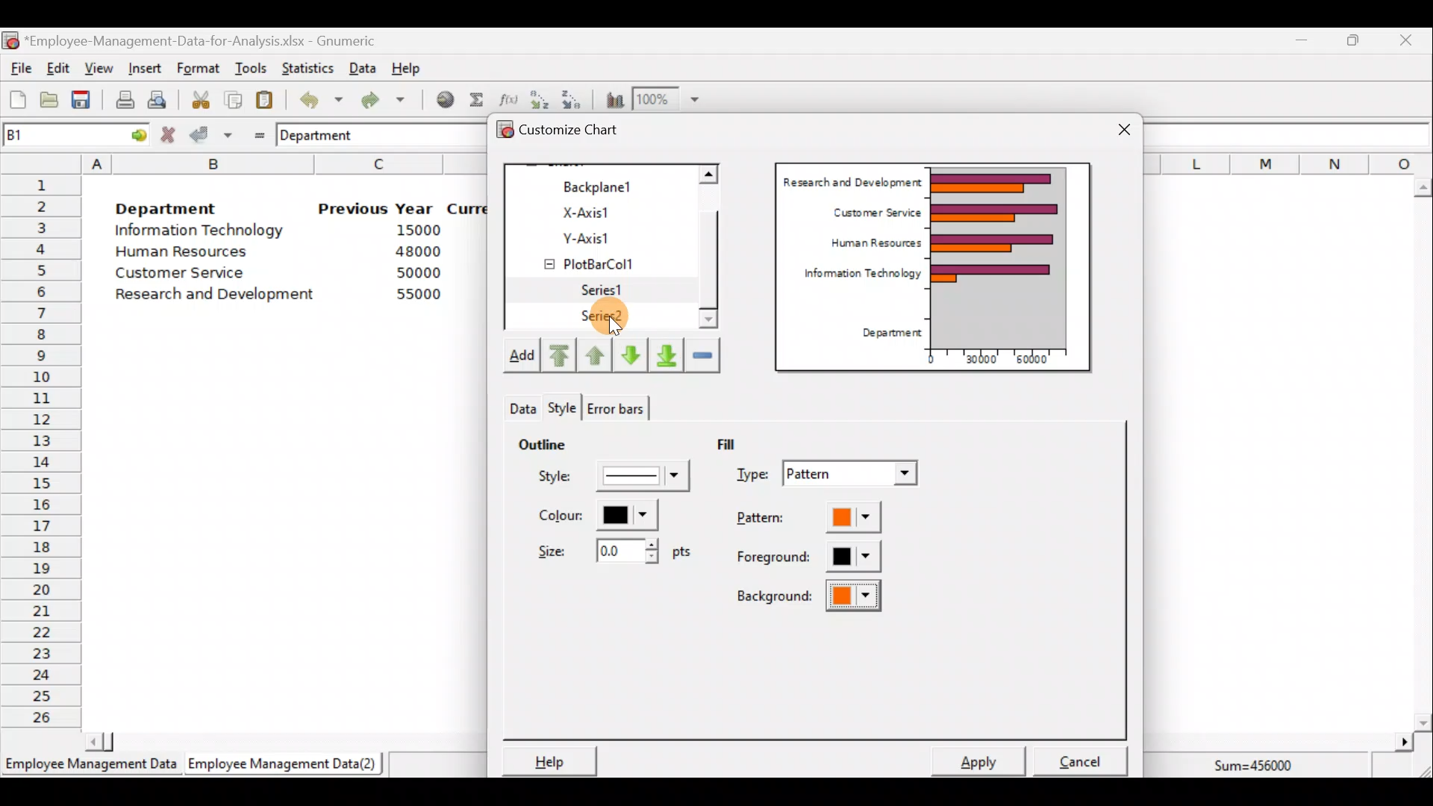  Describe the element at coordinates (184, 276) in the screenshot. I see `Customer Service` at that location.